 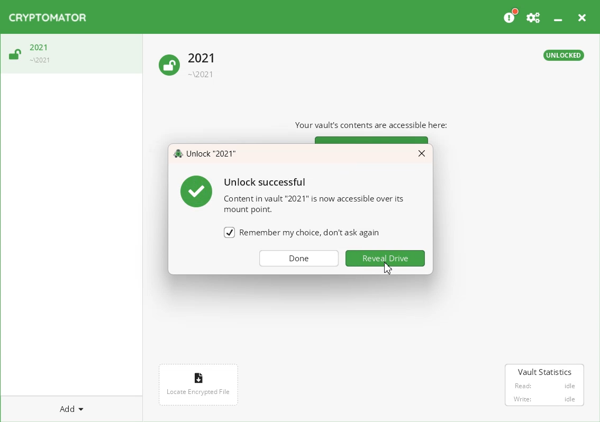 What do you see at coordinates (388, 268) in the screenshot?
I see `Cursor` at bounding box center [388, 268].